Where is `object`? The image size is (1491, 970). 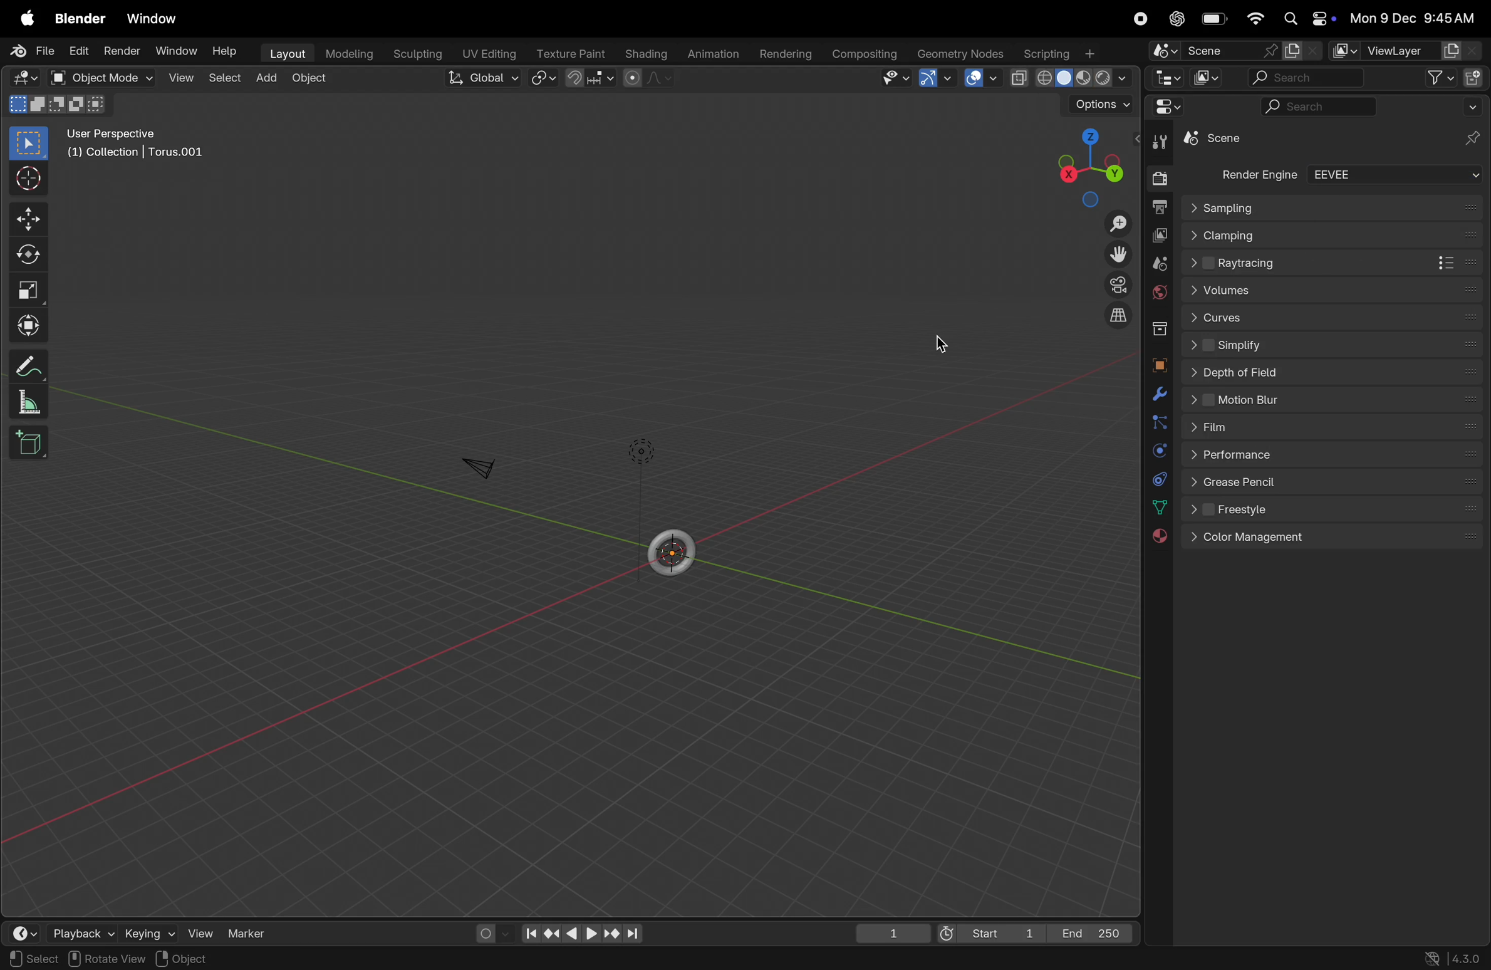
object is located at coordinates (1158, 365).